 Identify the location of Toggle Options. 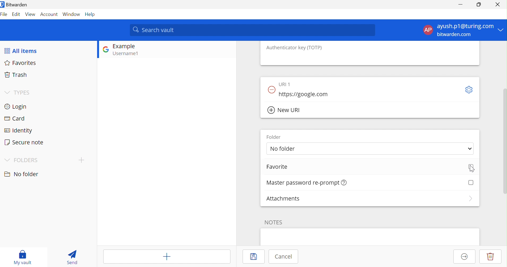
(470, 90).